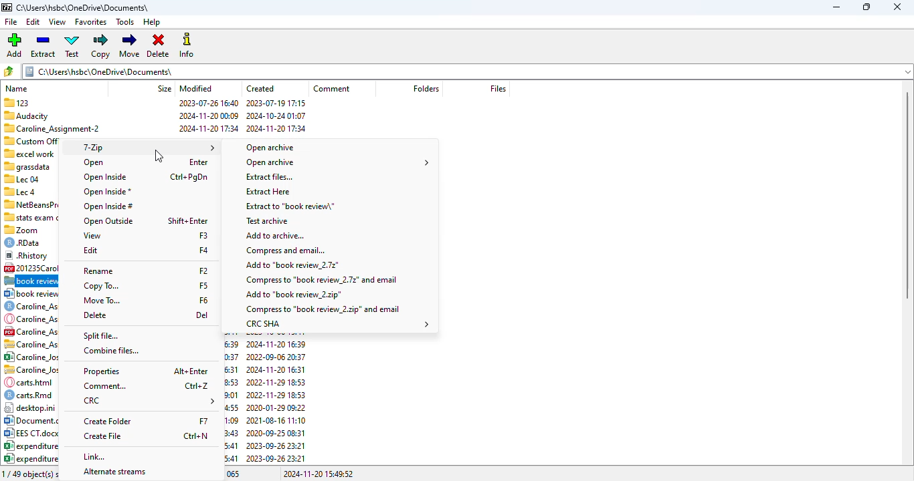 The height and width of the screenshot is (481, 914). Describe the element at coordinates (43, 45) in the screenshot. I see `extract` at that location.